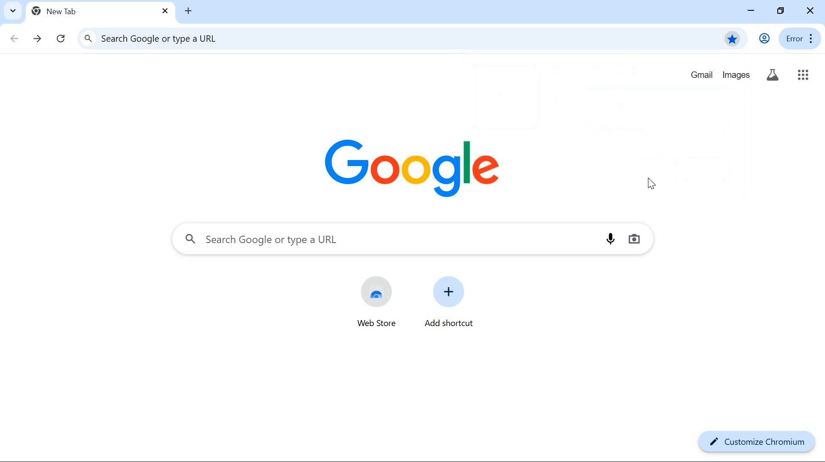  I want to click on bookmark this tab, so click(732, 38).